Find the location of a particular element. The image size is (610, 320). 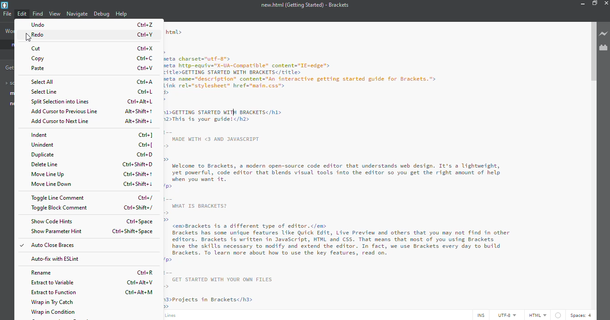

copy is located at coordinates (40, 58).